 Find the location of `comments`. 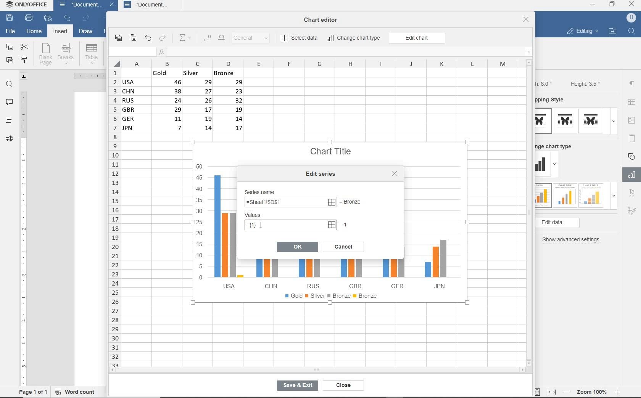

comments is located at coordinates (10, 103).